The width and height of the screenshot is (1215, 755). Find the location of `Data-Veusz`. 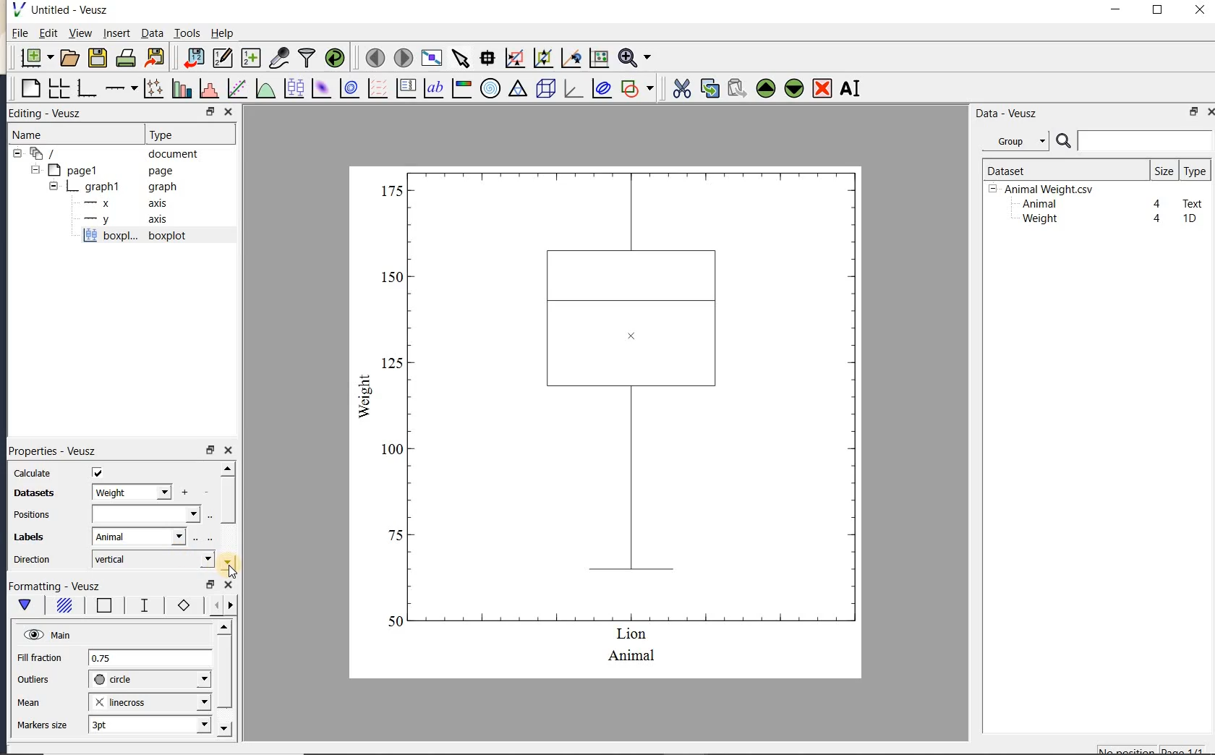

Data-Veusz is located at coordinates (1007, 114).